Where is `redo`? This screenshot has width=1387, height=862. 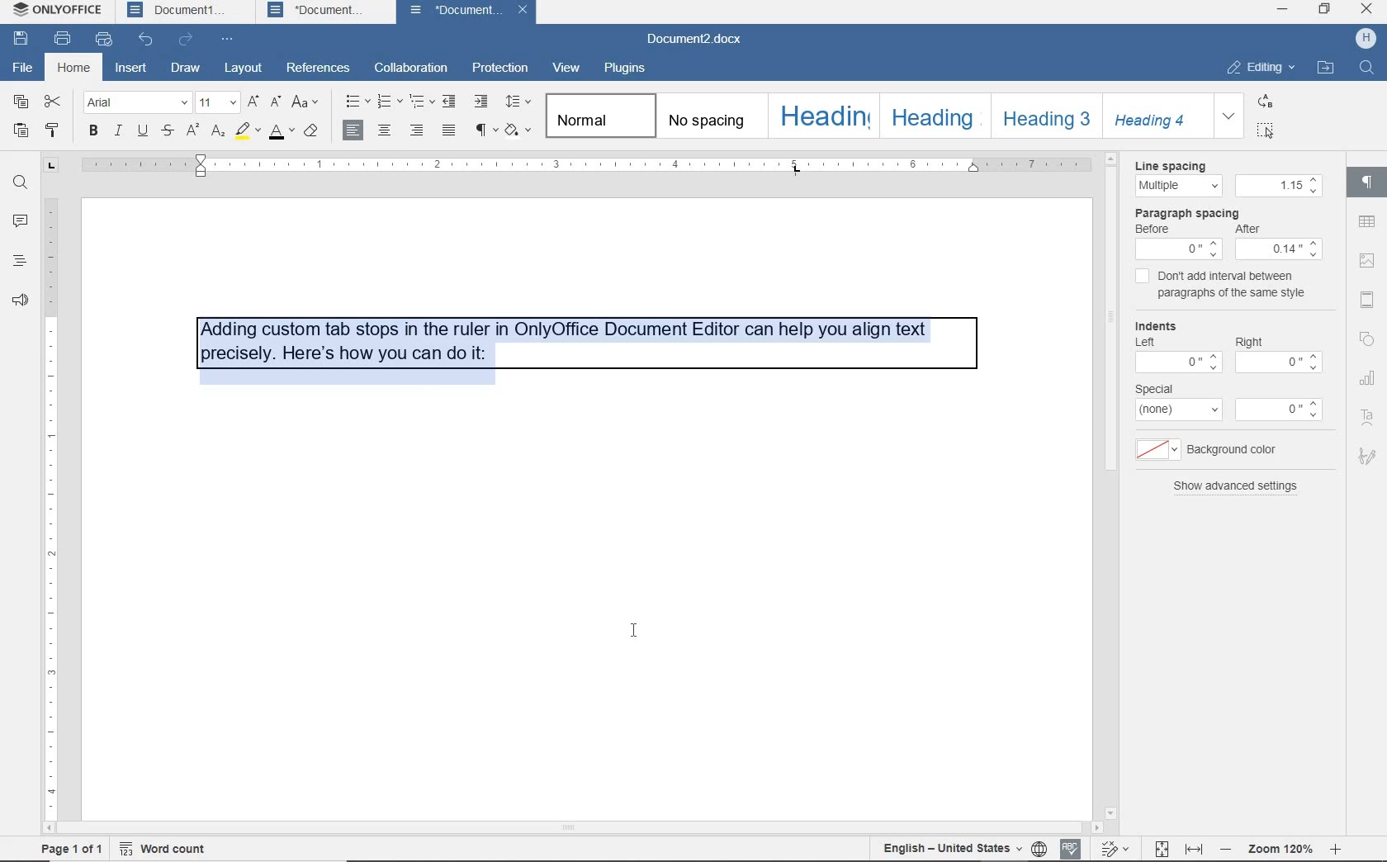
redo is located at coordinates (187, 41).